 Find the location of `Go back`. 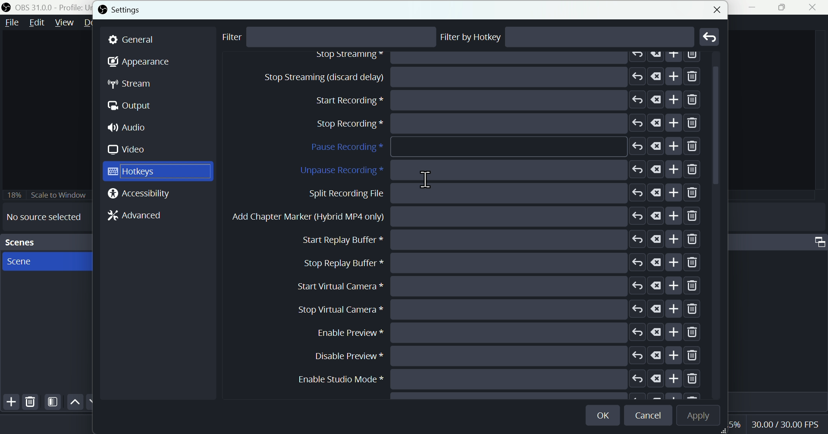

Go back is located at coordinates (710, 37).